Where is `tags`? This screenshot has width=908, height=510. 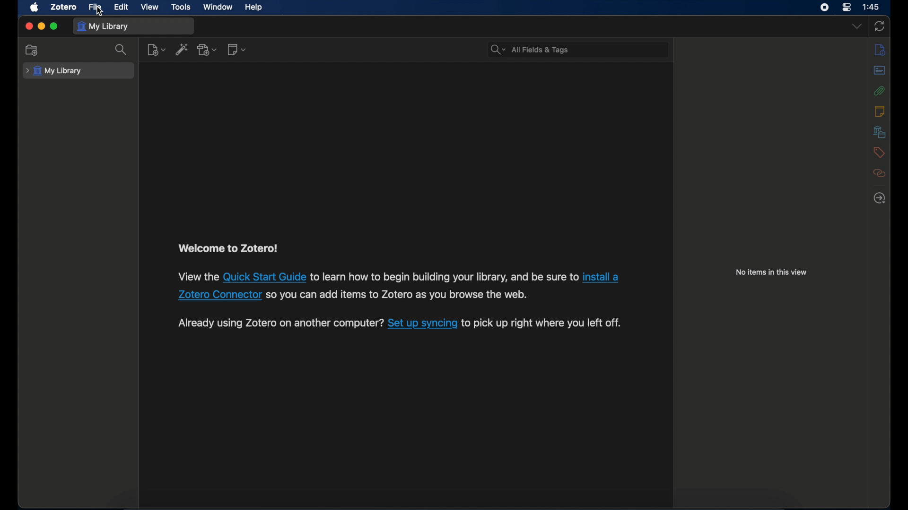
tags is located at coordinates (879, 153).